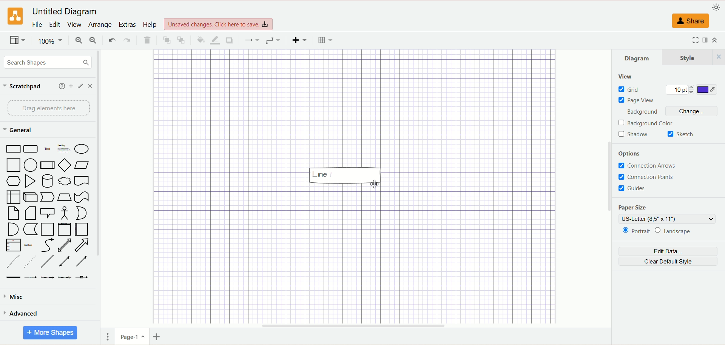 The image size is (725, 345). I want to click on Or, so click(82, 213).